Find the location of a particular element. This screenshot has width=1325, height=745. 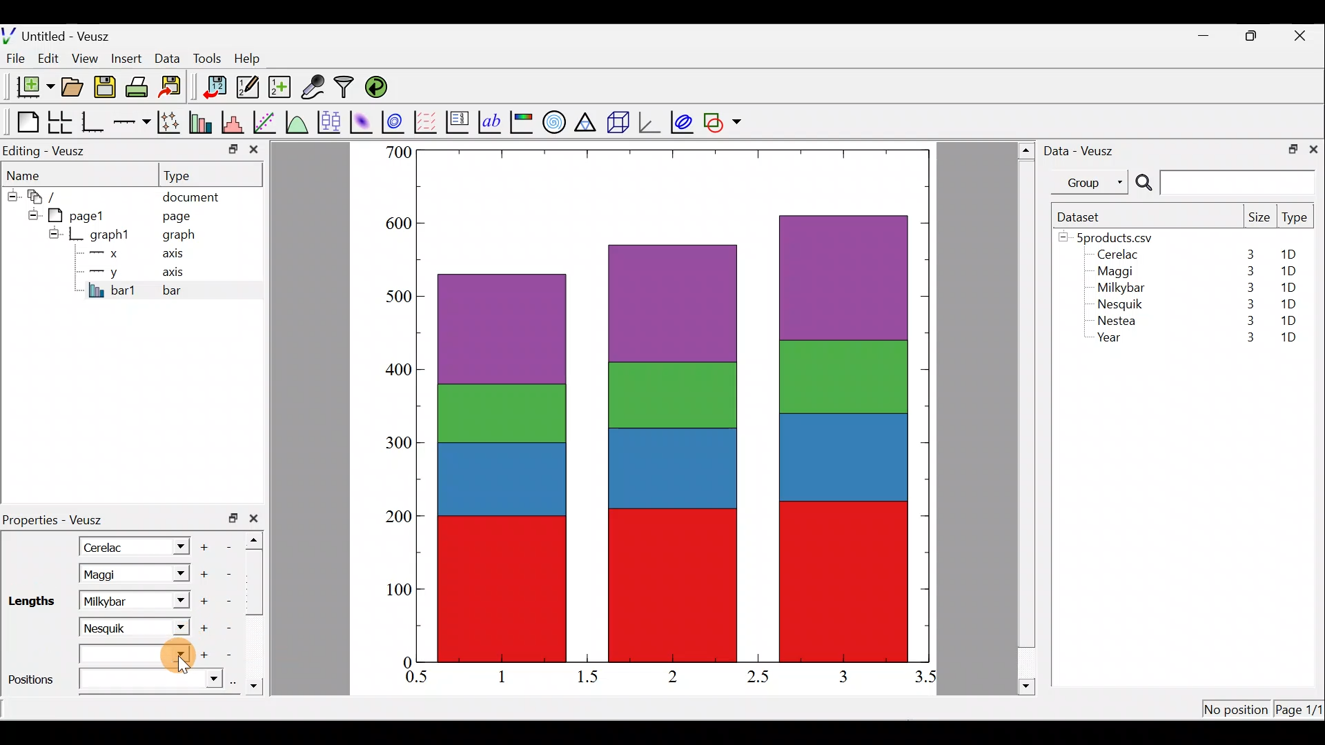

Maggi is located at coordinates (116, 574).